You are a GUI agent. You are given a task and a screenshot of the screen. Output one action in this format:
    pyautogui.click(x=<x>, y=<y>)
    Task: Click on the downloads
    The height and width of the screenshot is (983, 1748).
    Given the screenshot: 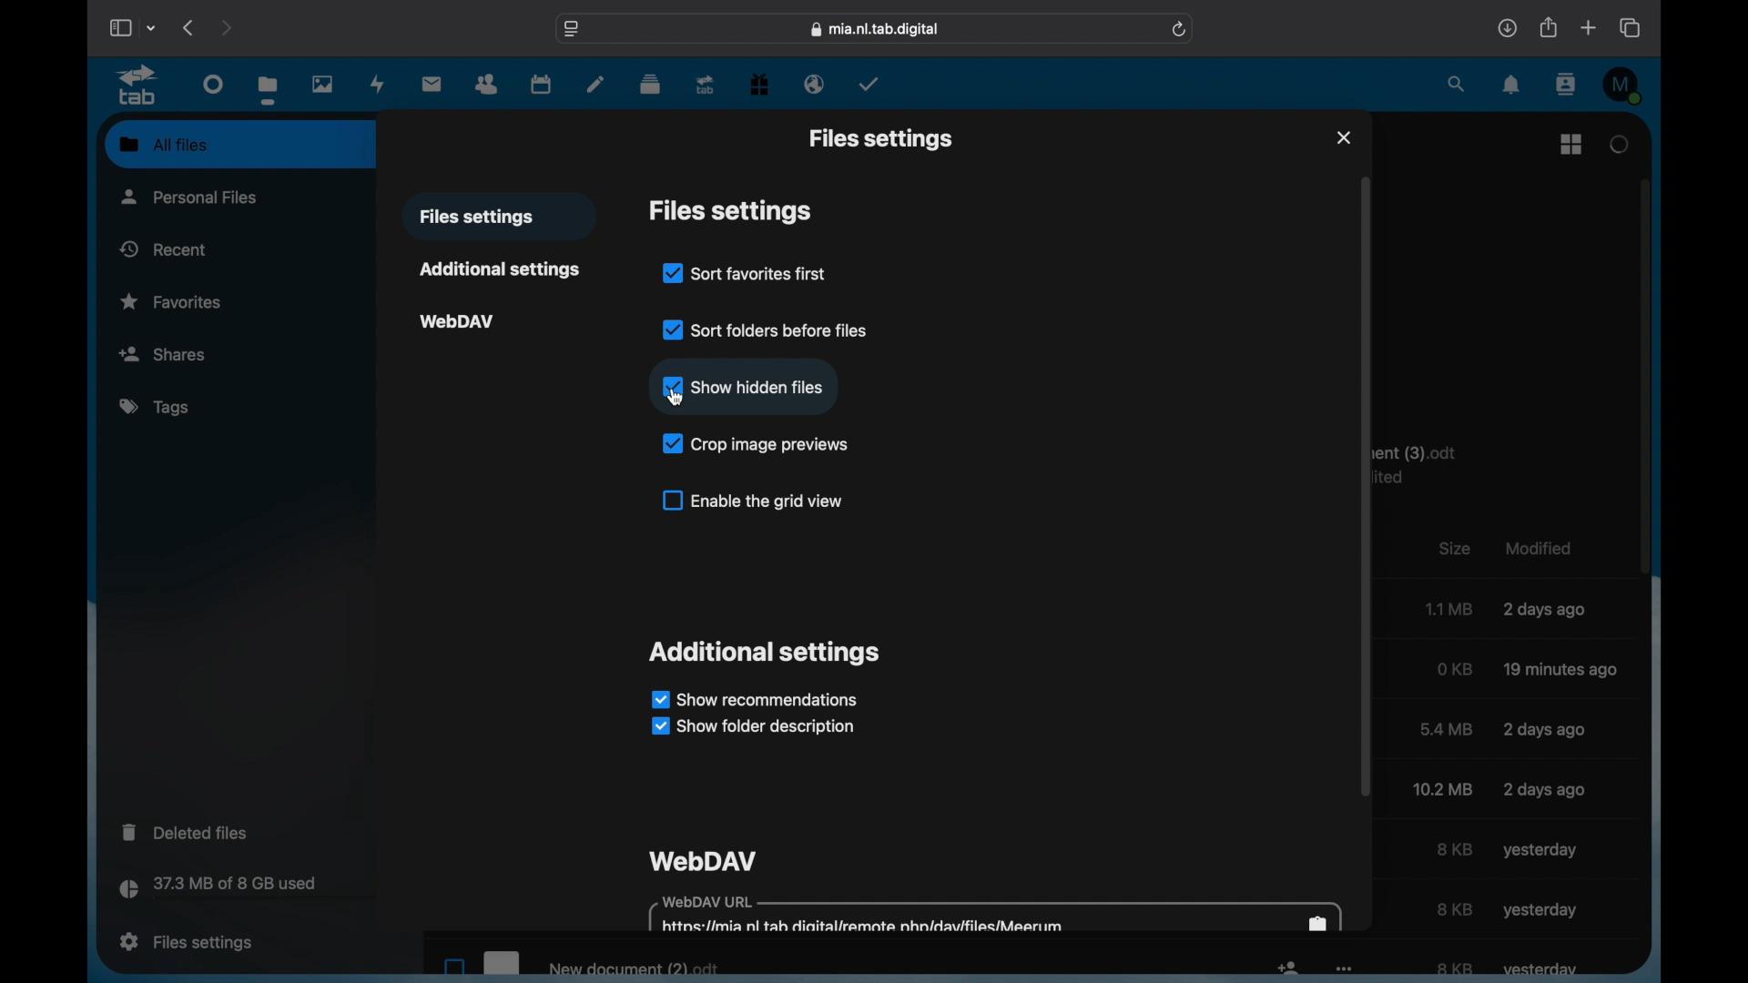 What is the action you would take?
    pyautogui.click(x=1507, y=27)
    